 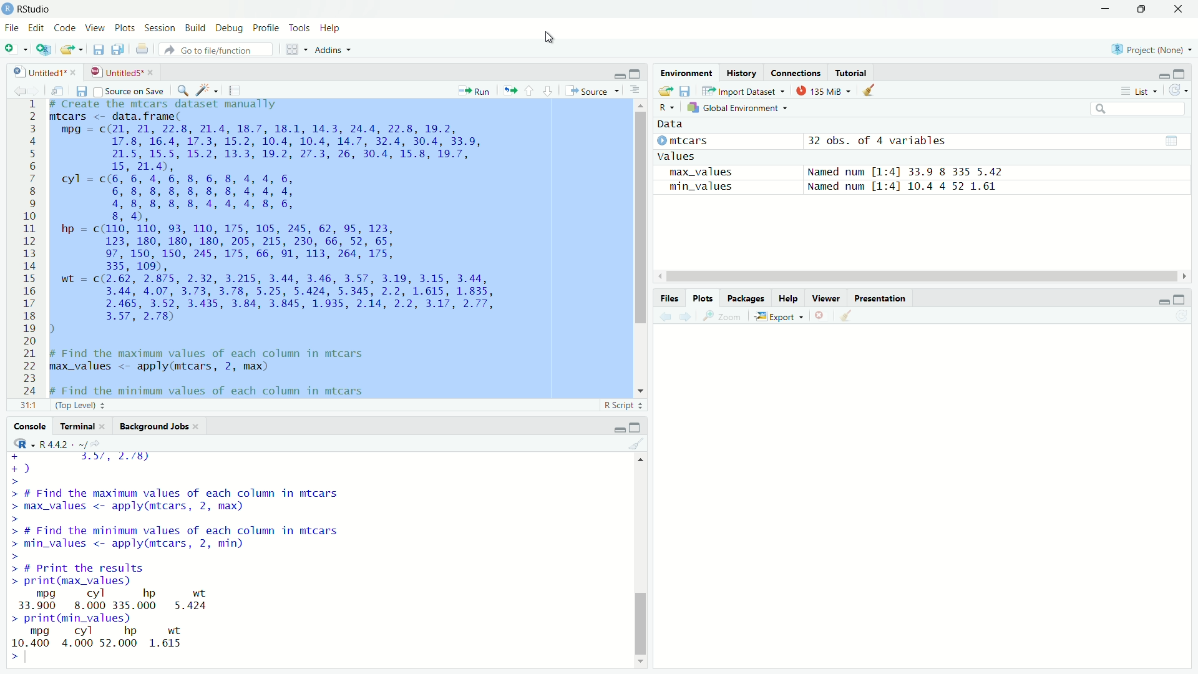 I want to click on $ Go to file/function, so click(x=212, y=50).